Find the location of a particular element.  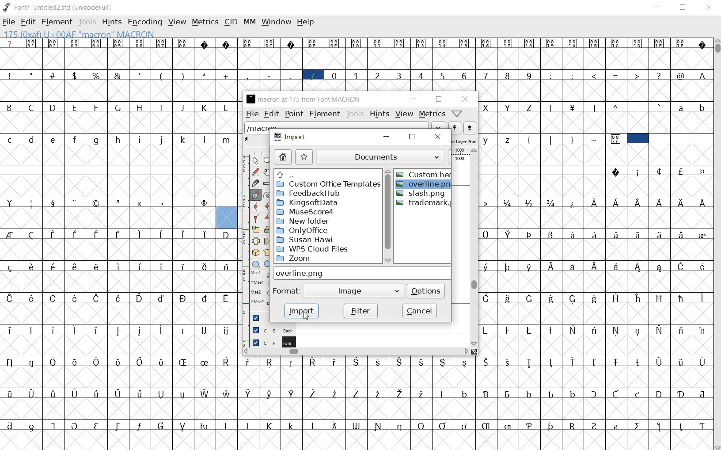

Symbol is located at coordinates (293, 394).